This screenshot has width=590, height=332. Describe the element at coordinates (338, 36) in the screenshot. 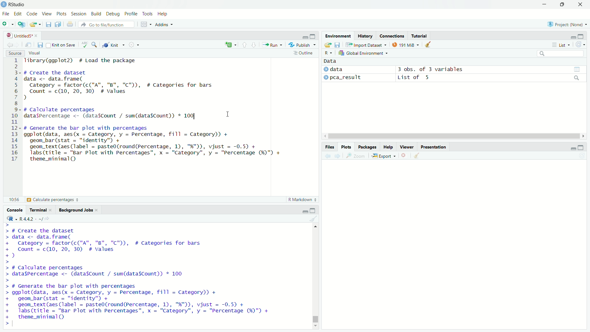

I see `environment` at that location.